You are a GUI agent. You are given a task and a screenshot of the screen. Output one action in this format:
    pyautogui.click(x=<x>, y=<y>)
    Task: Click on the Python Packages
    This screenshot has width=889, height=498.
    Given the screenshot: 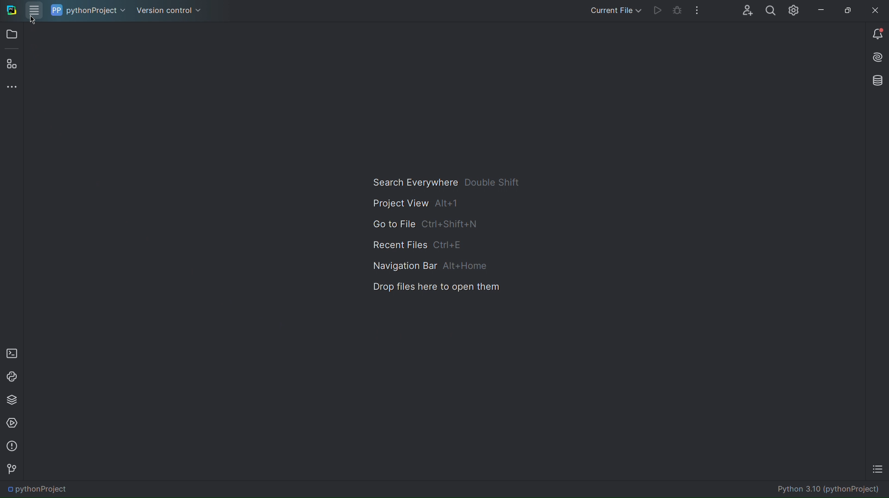 What is the action you would take?
    pyautogui.click(x=13, y=400)
    